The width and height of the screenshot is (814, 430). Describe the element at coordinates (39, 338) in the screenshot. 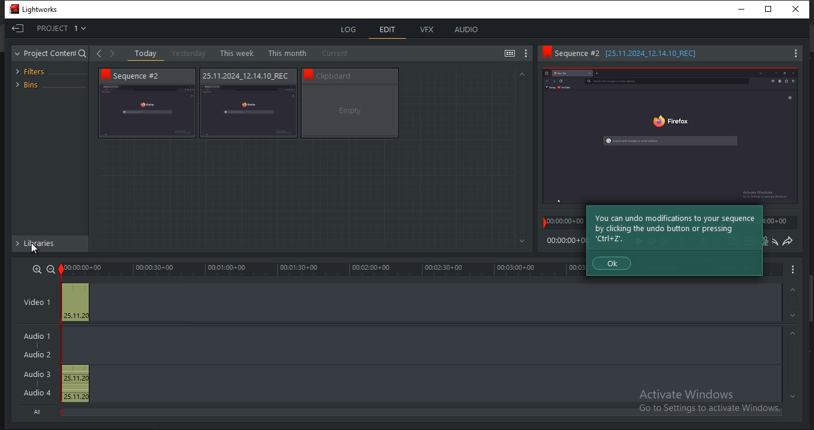

I see `Audio 1` at that location.